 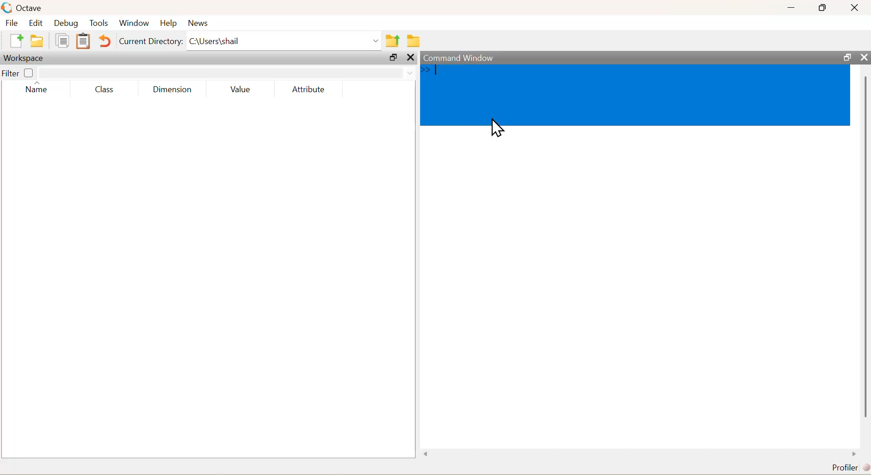 I want to click on scroll bar, so click(x=865, y=248).